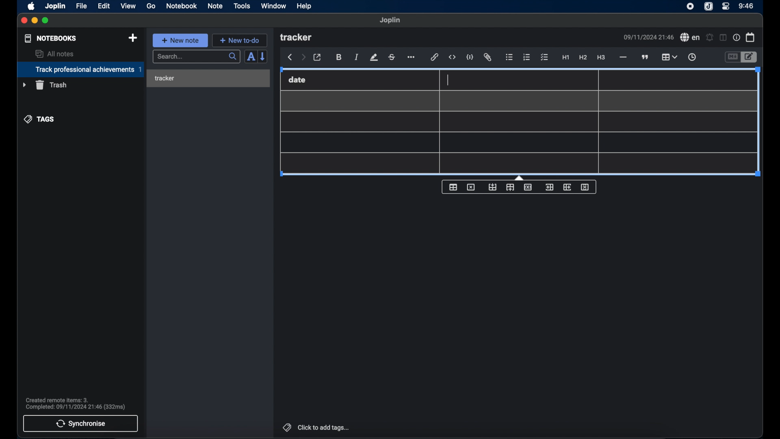  What do you see at coordinates (264, 57) in the screenshot?
I see `reverse sort order` at bounding box center [264, 57].